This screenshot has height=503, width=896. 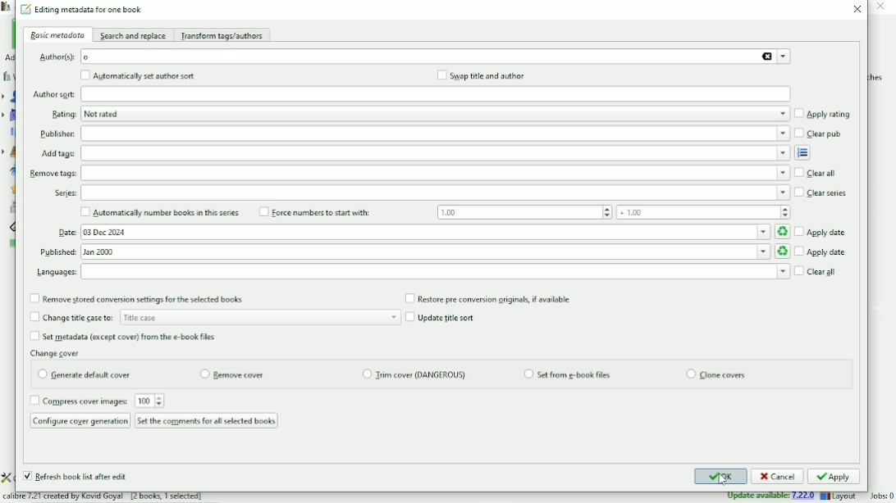 What do you see at coordinates (719, 478) in the screenshot?
I see `OK` at bounding box center [719, 478].